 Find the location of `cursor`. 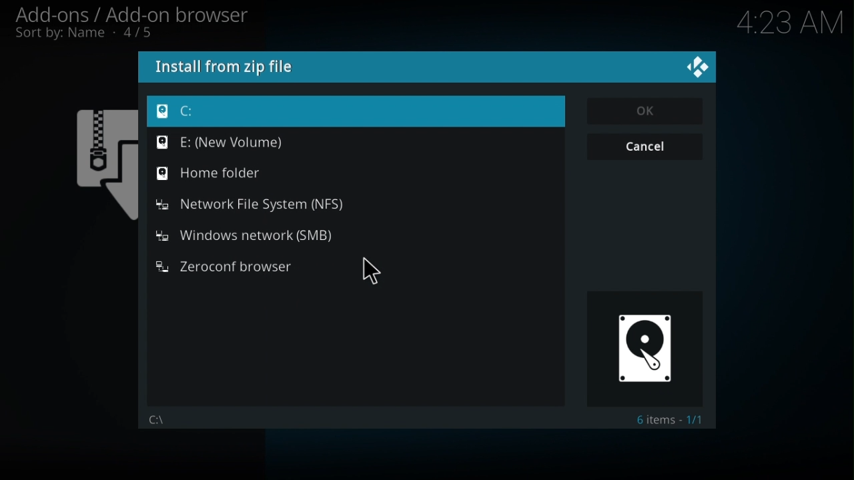

cursor is located at coordinates (369, 275).